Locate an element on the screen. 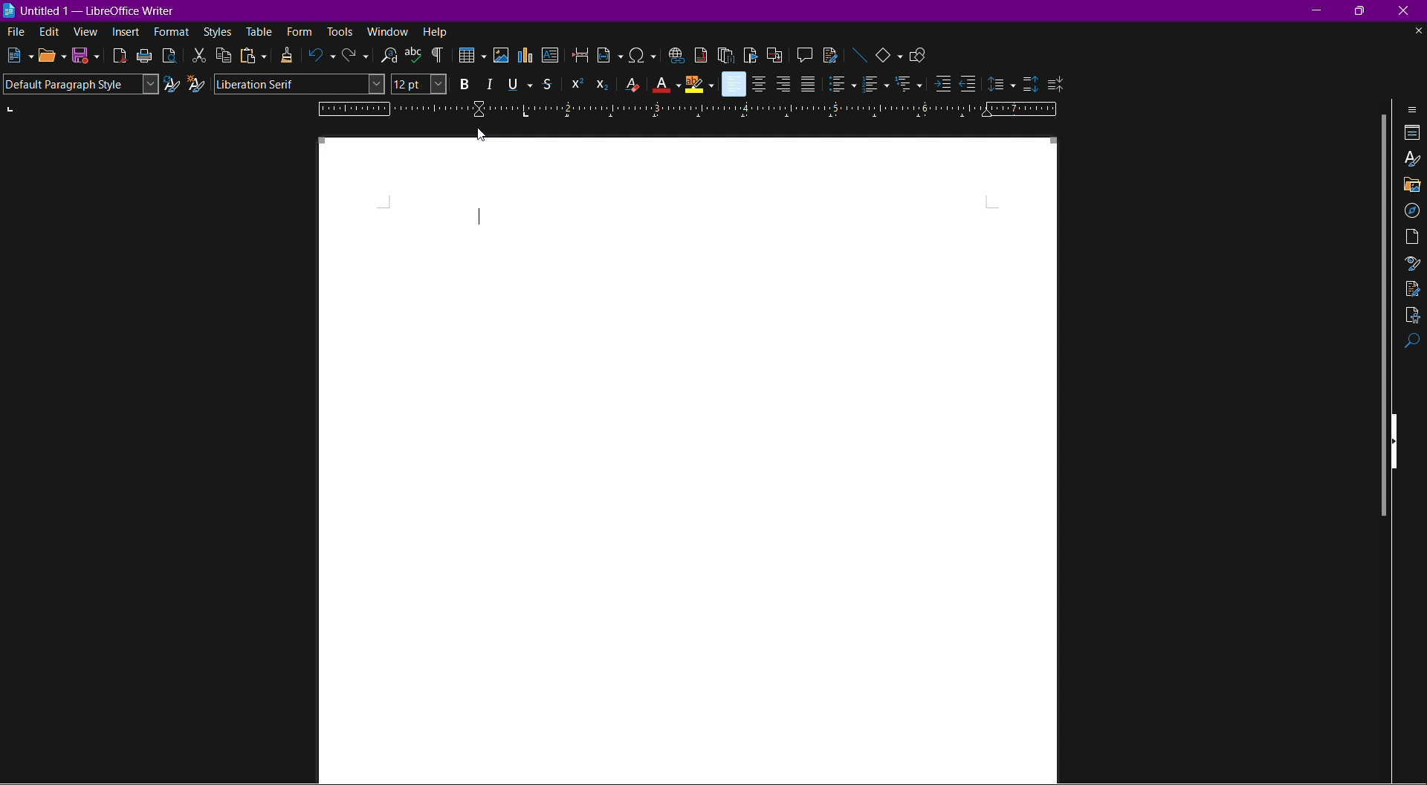  edit is located at coordinates (48, 32).